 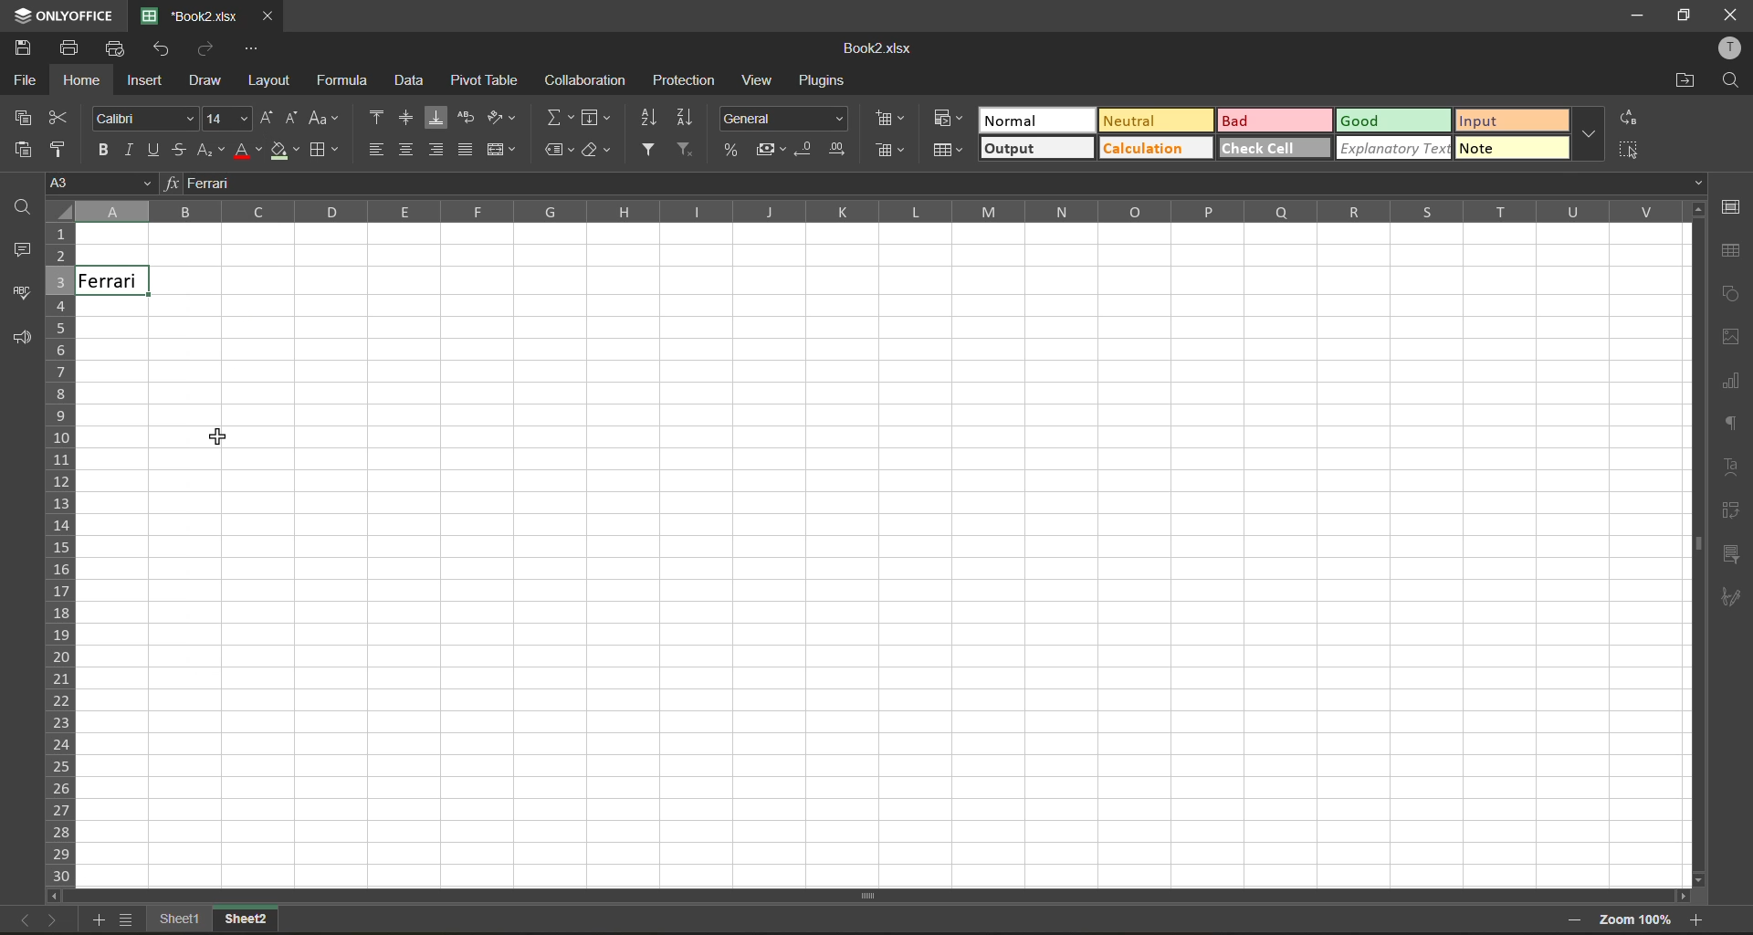 I want to click on signature, so click(x=1733, y=600).